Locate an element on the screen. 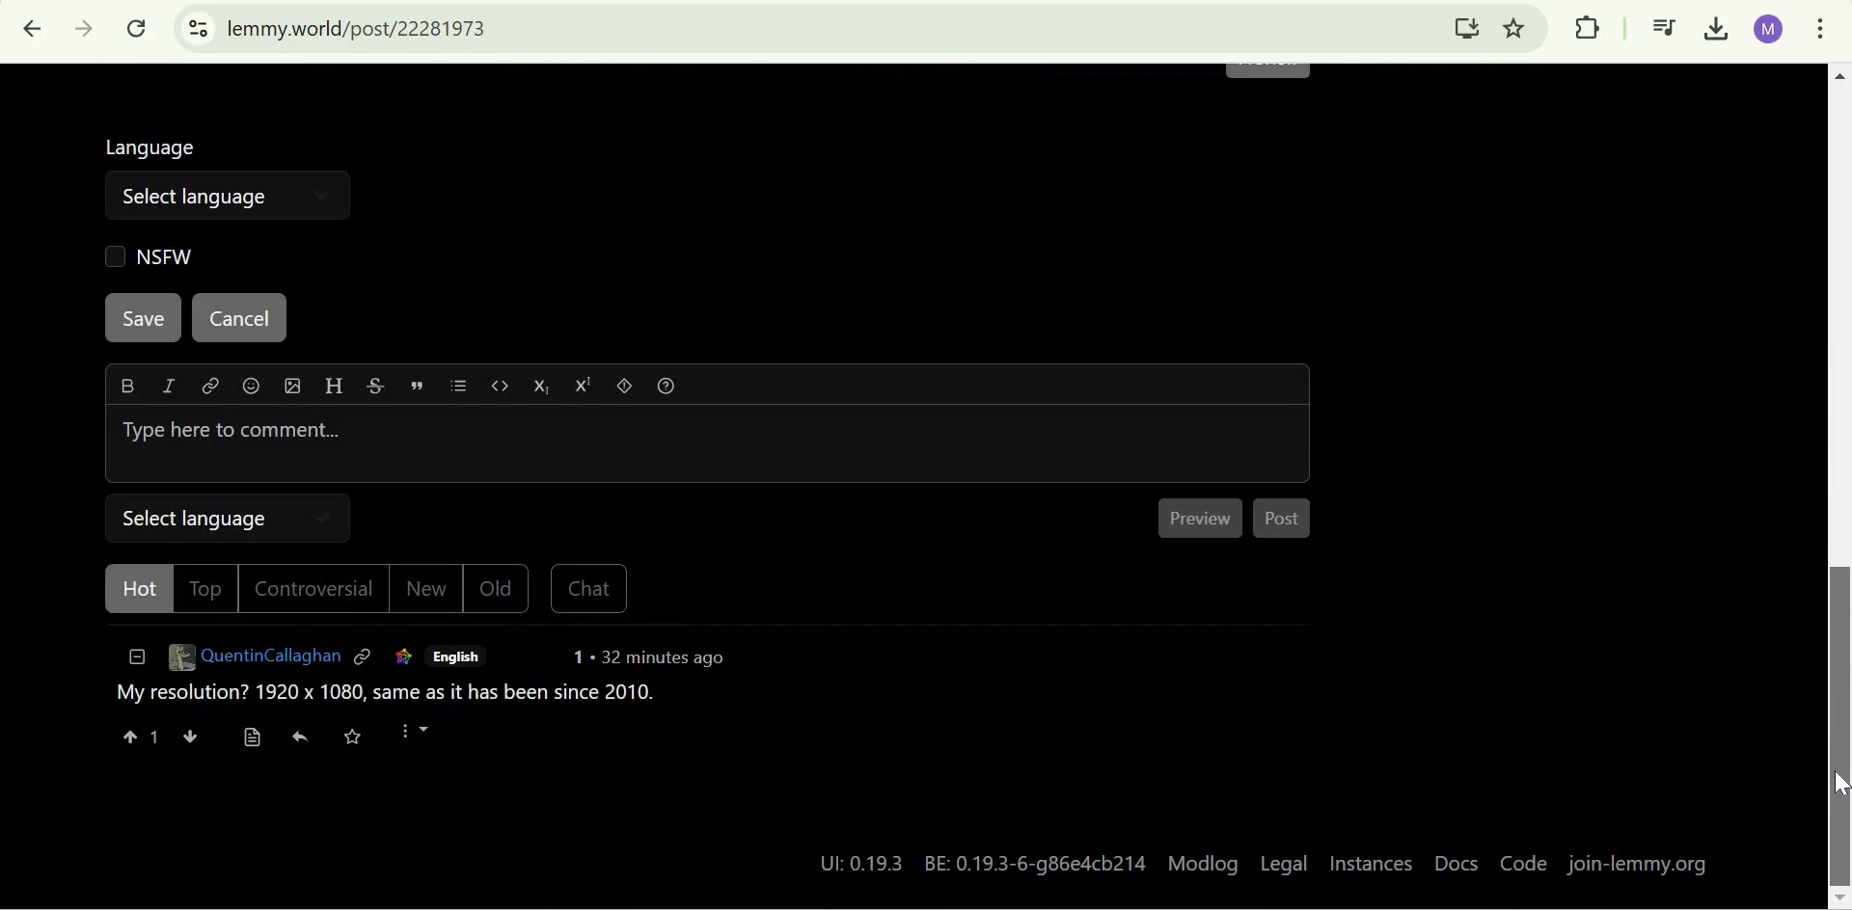 The width and height of the screenshot is (1852, 910). quote is located at coordinates (420, 386).